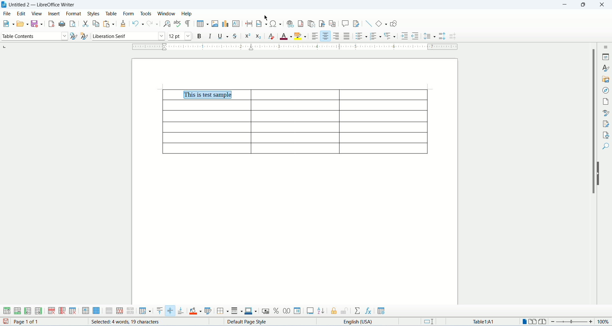 Image resolution: width=612 pixels, height=326 pixels. I want to click on styles, so click(606, 68).